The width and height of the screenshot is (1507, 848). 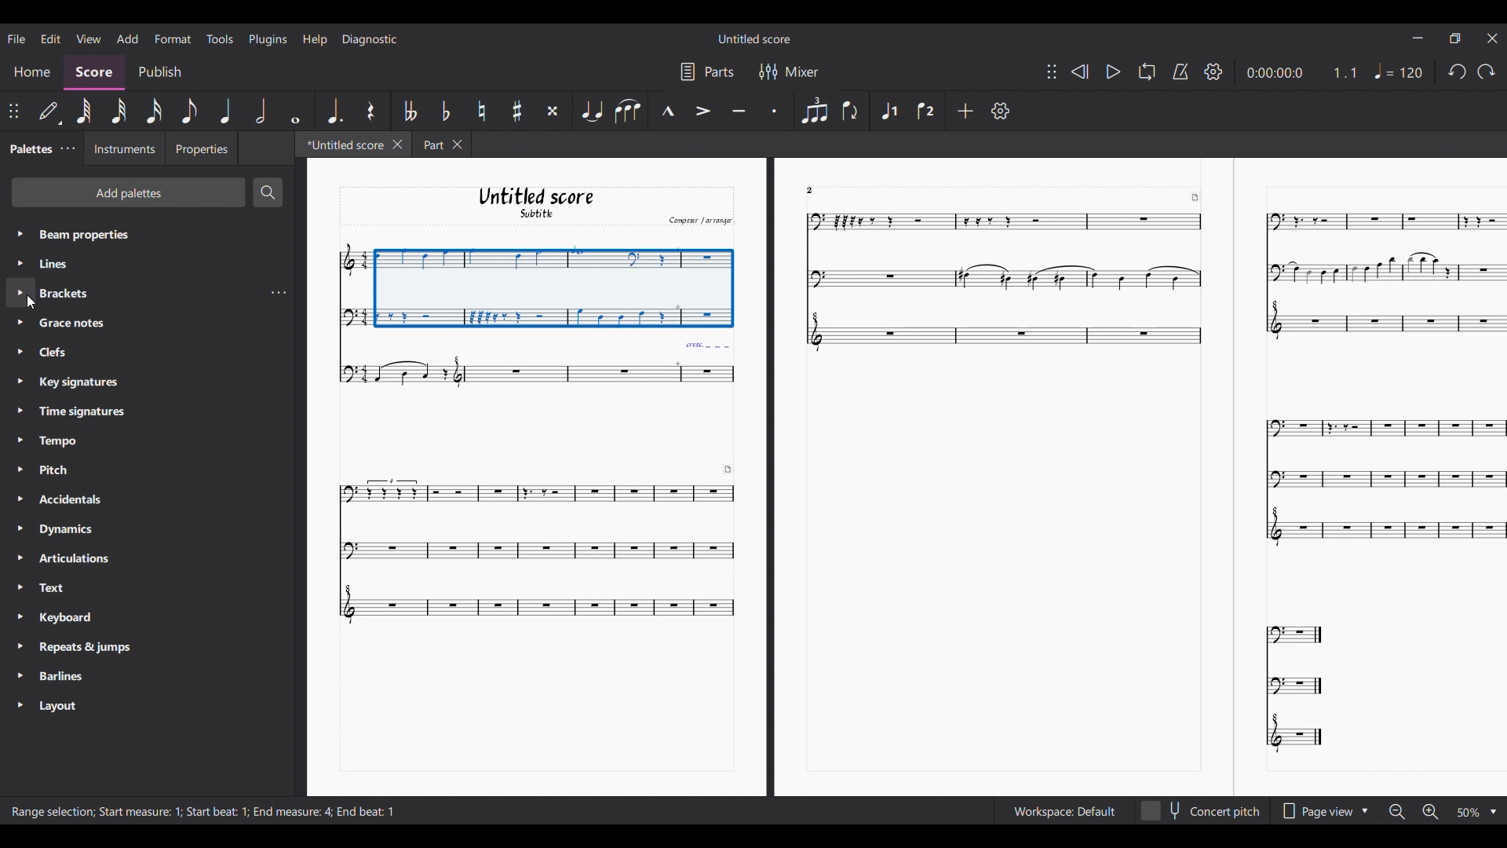 I want to click on 2, so click(x=819, y=189).